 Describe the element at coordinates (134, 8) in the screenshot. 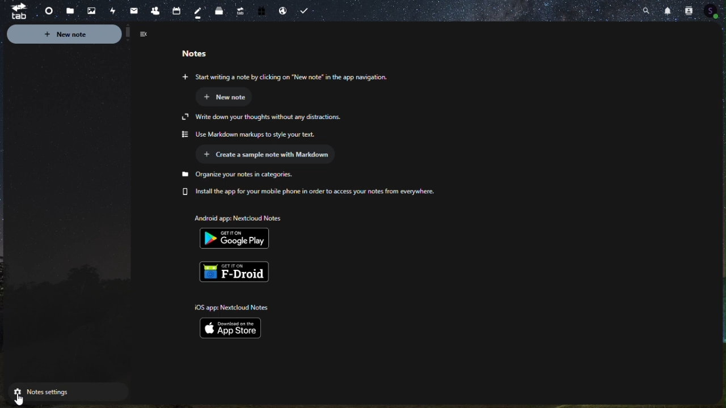

I see `mail` at that location.